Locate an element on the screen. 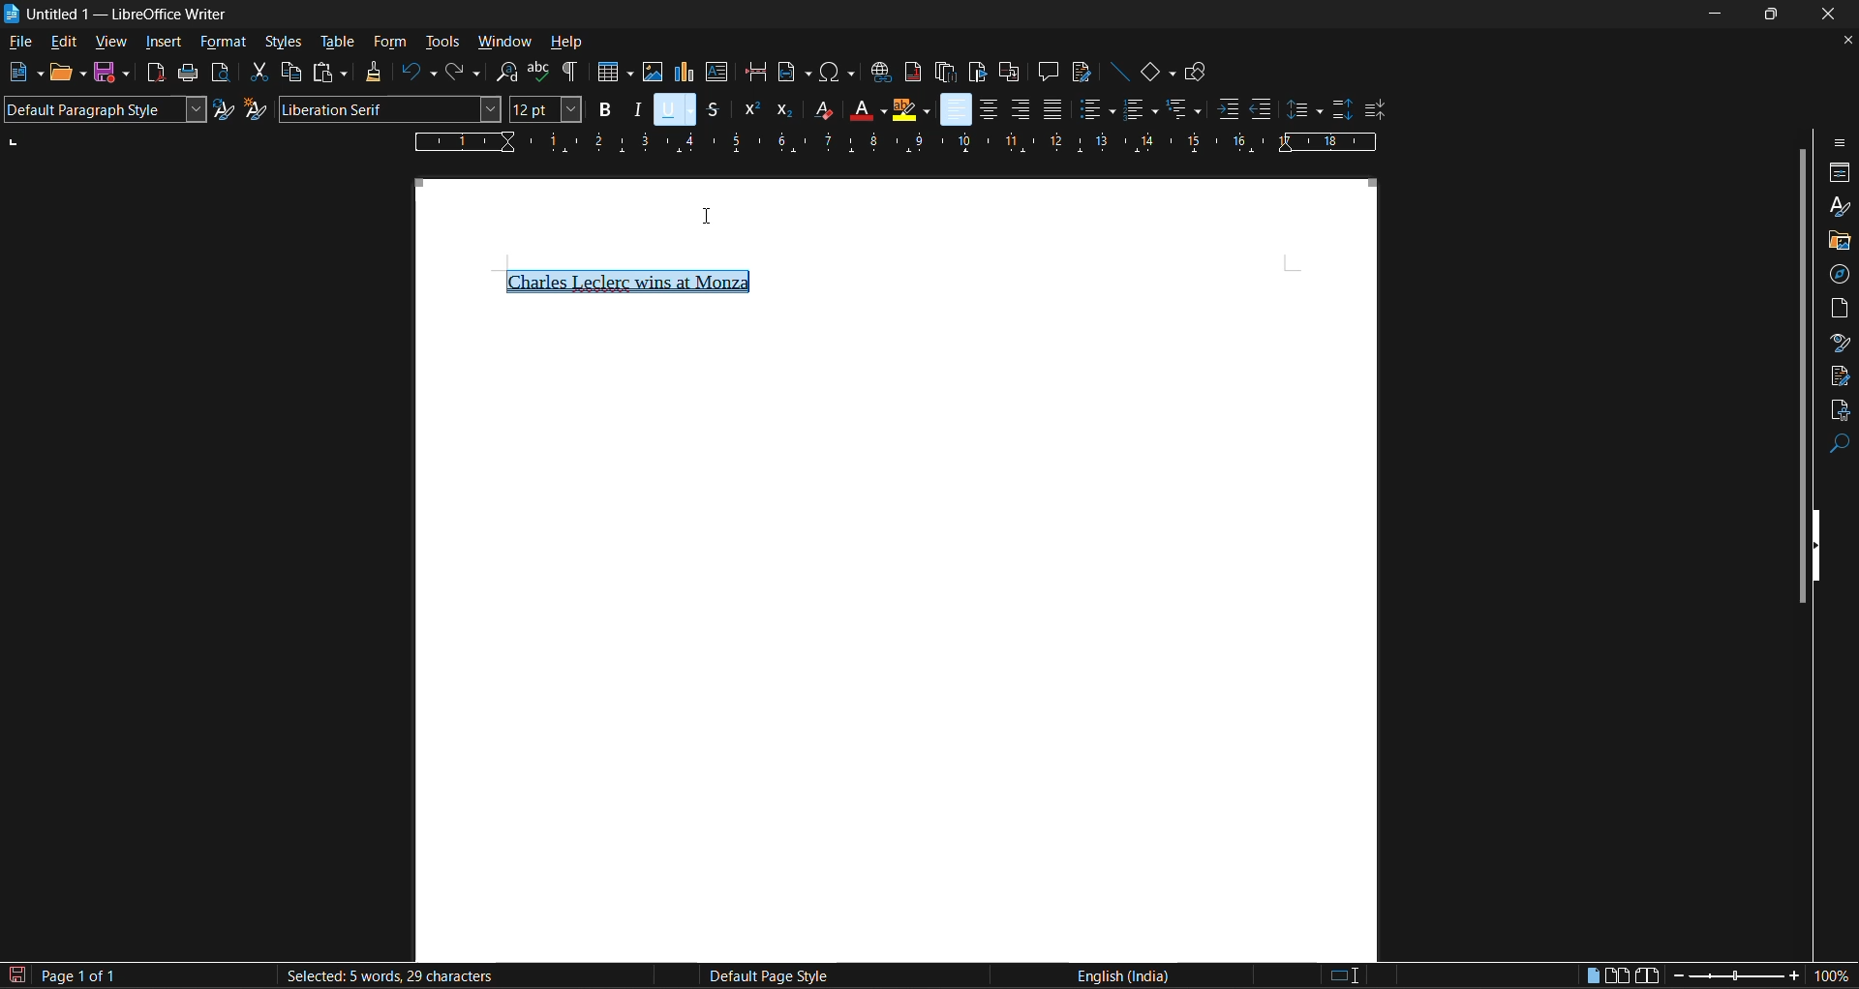 The image size is (1859, 989). zoom out is located at coordinates (1673, 977).